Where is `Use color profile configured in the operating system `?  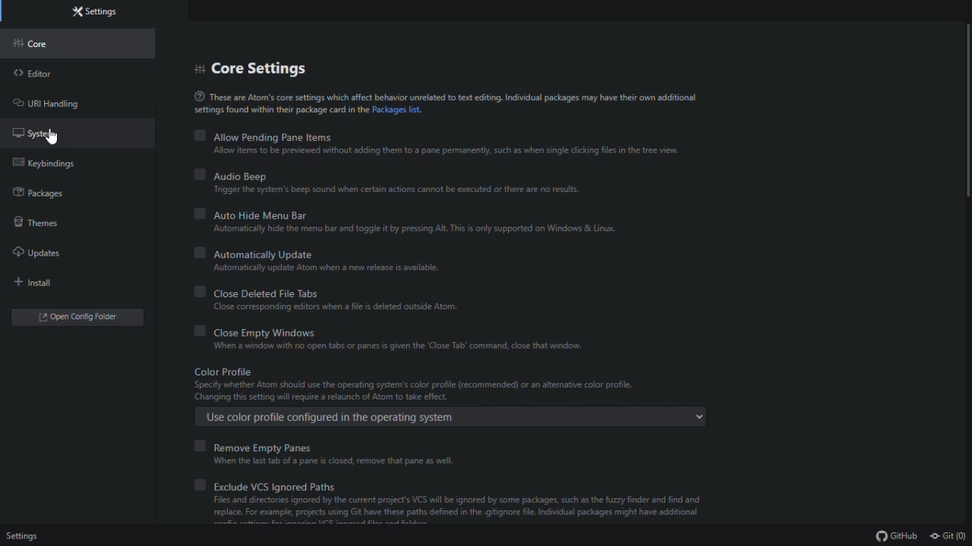 Use color profile configured in the operating system  is located at coordinates (450, 417).